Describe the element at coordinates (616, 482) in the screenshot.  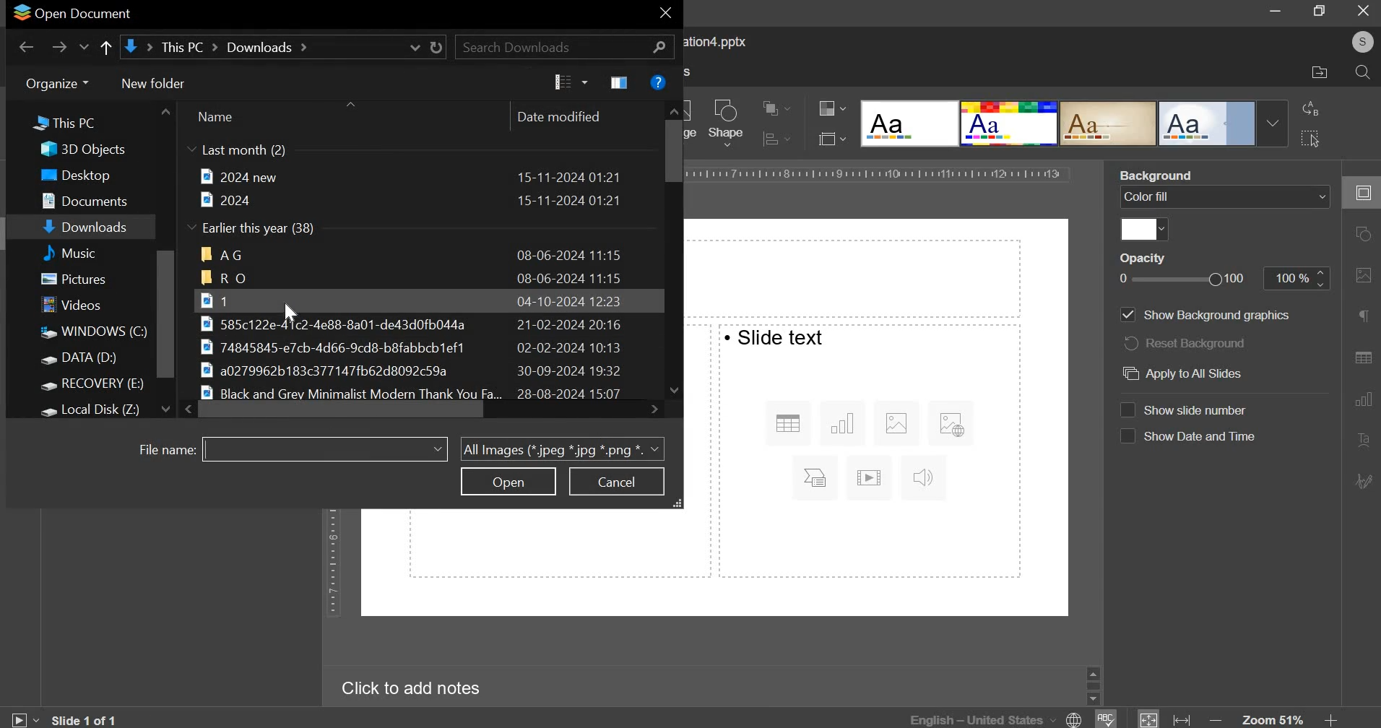
I see `cancel` at that location.